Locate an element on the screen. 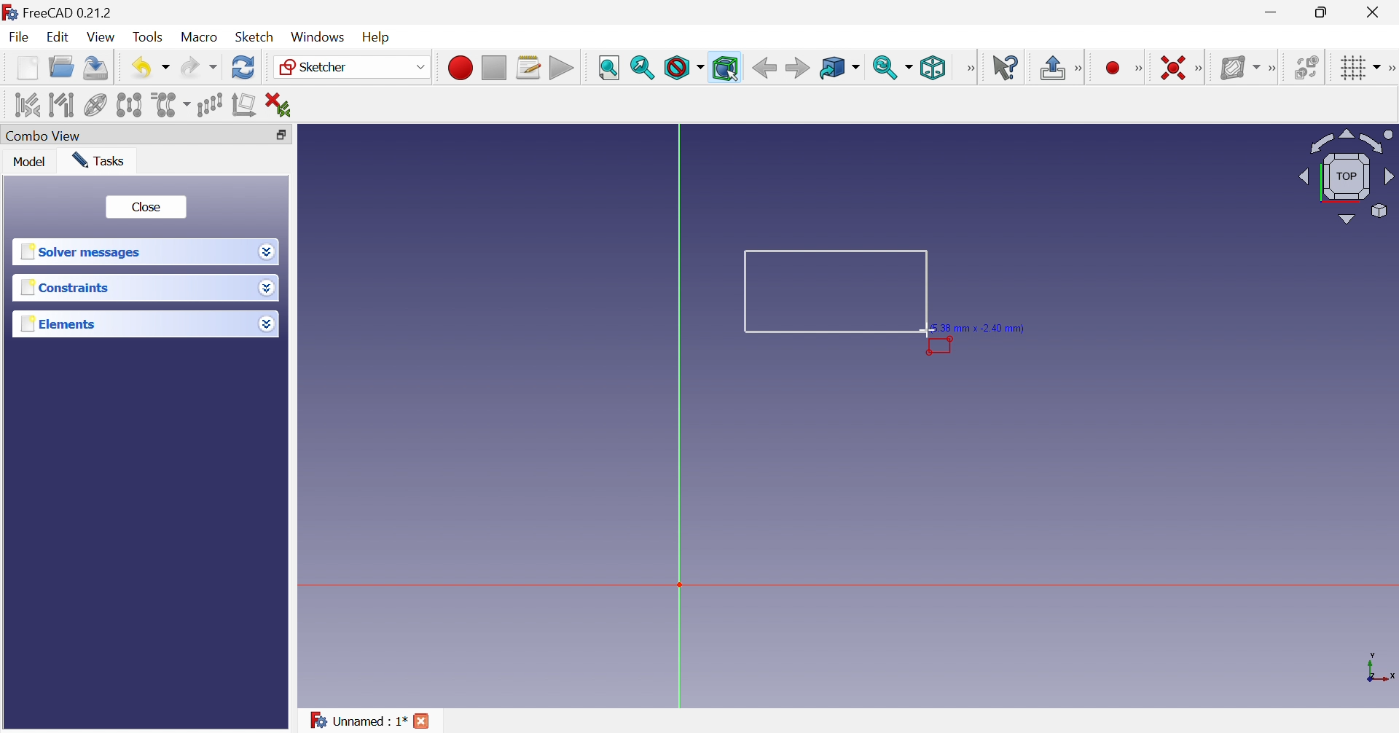 This screenshot has width=1399, height=733. Restore down is located at coordinates (283, 136).